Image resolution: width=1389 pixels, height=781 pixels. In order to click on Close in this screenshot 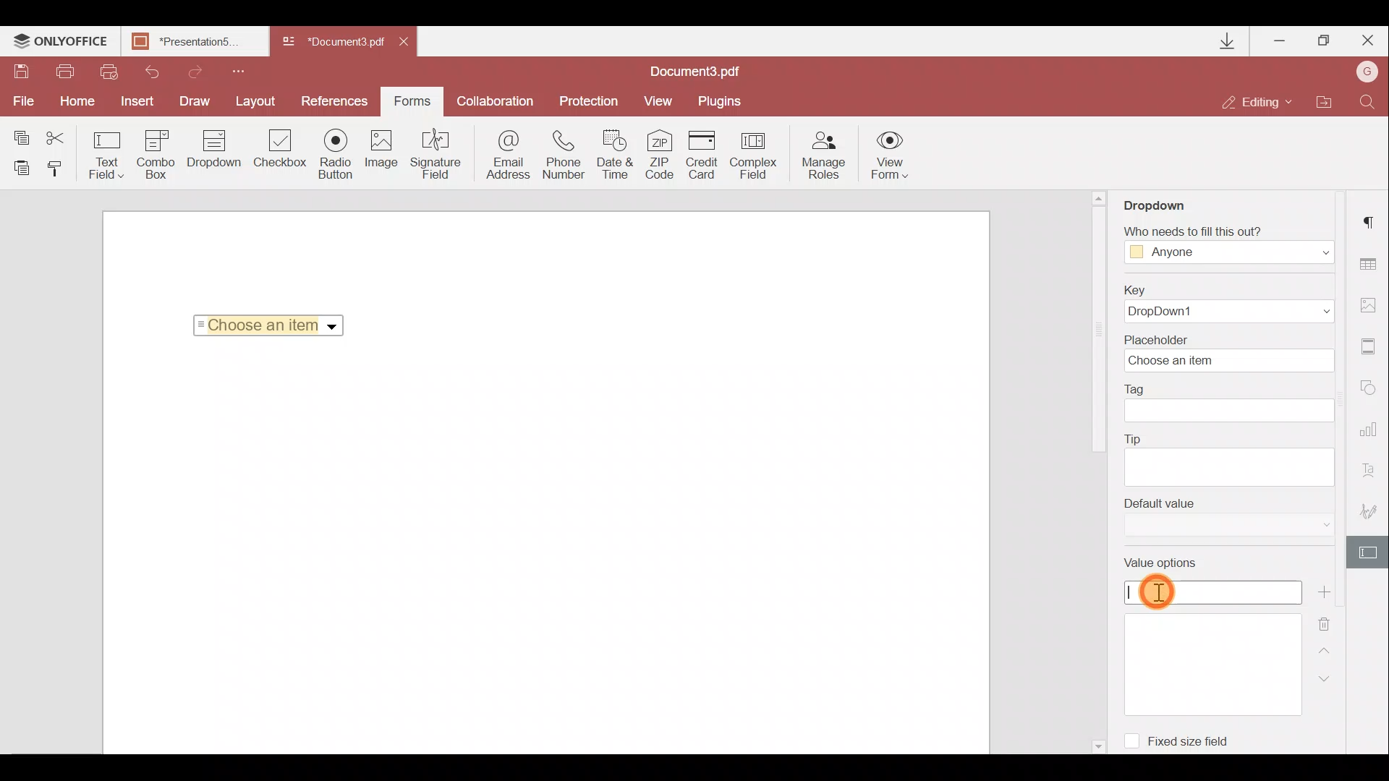, I will do `click(1367, 38)`.